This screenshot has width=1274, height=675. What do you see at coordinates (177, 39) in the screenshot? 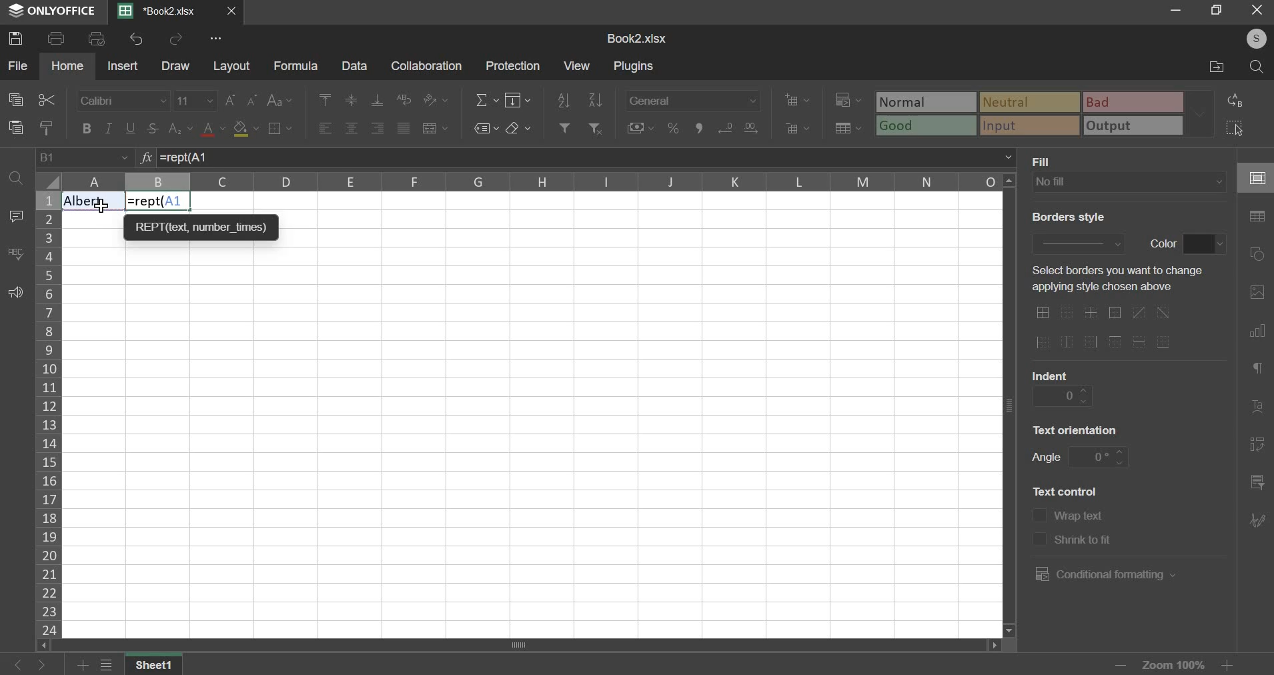
I see `redo` at bounding box center [177, 39].